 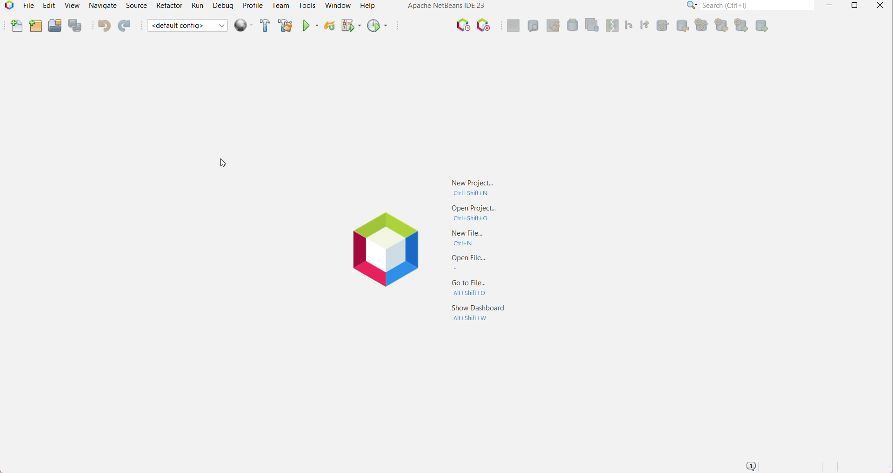 What do you see at coordinates (473, 187) in the screenshot?
I see `New Project` at bounding box center [473, 187].